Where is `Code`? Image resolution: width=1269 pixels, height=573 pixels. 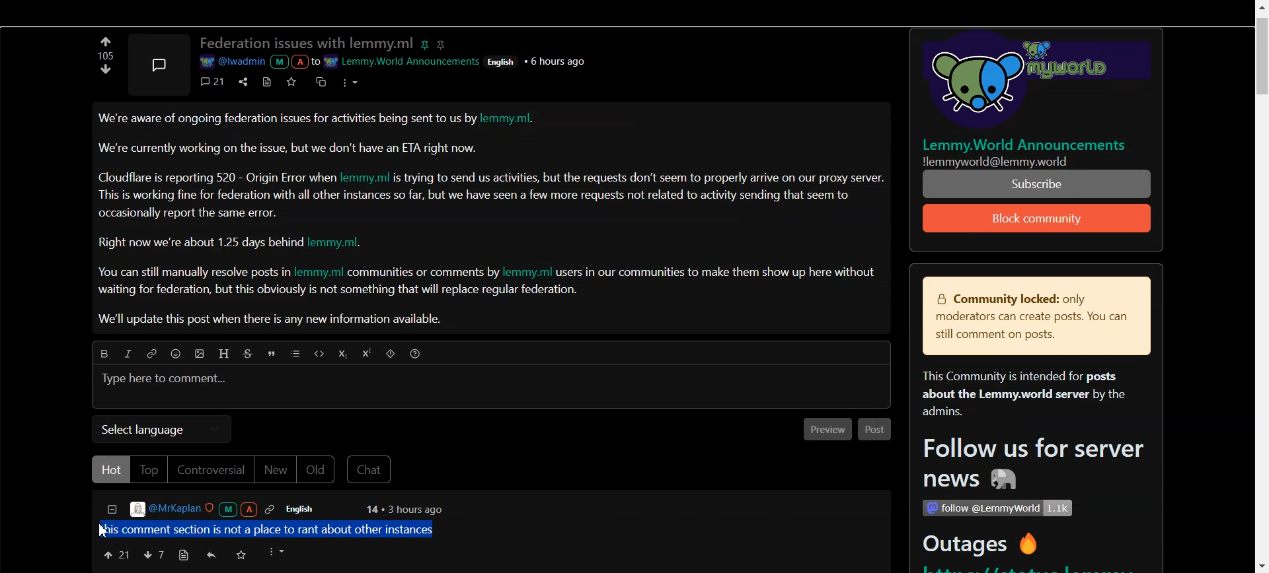
Code is located at coordinates (317, 353).